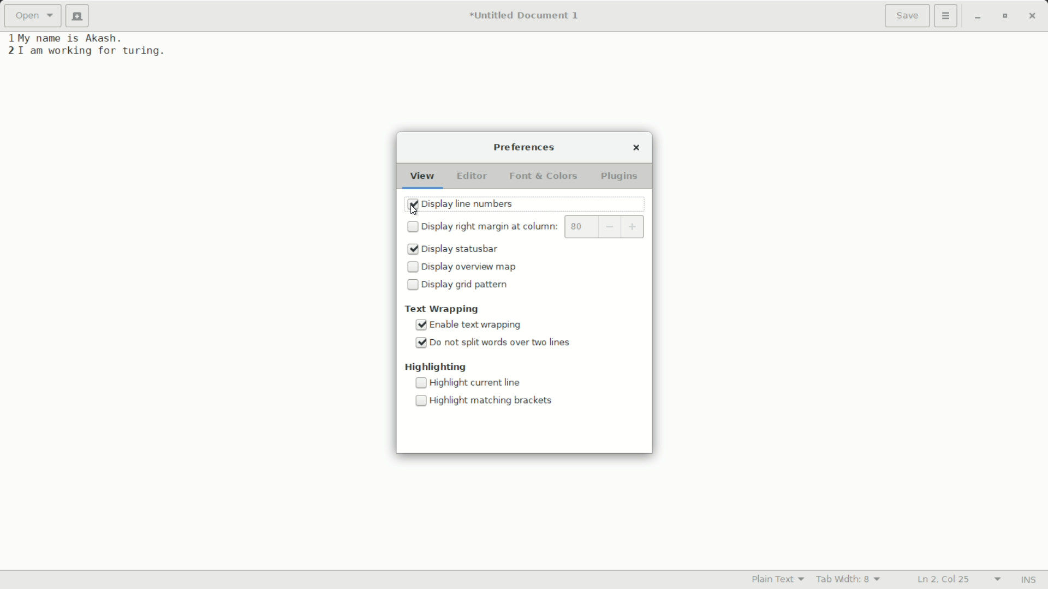 This screenshot has width=1048, height=589. Describe the element at coordinates (71, 38) in the screenshot. I see `My name is Akash.` at that location.